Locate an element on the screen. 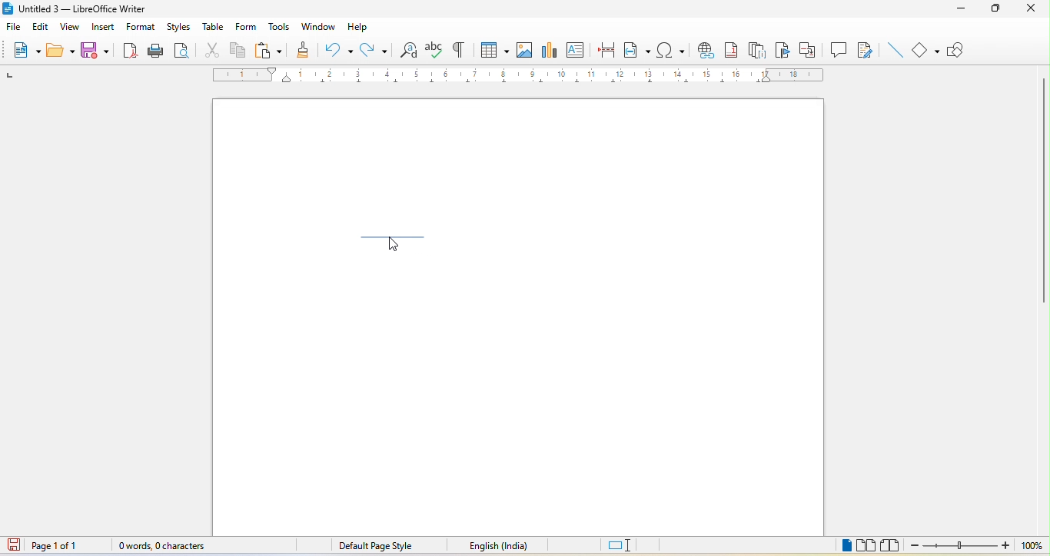  form is located at coordinates (245, 27).